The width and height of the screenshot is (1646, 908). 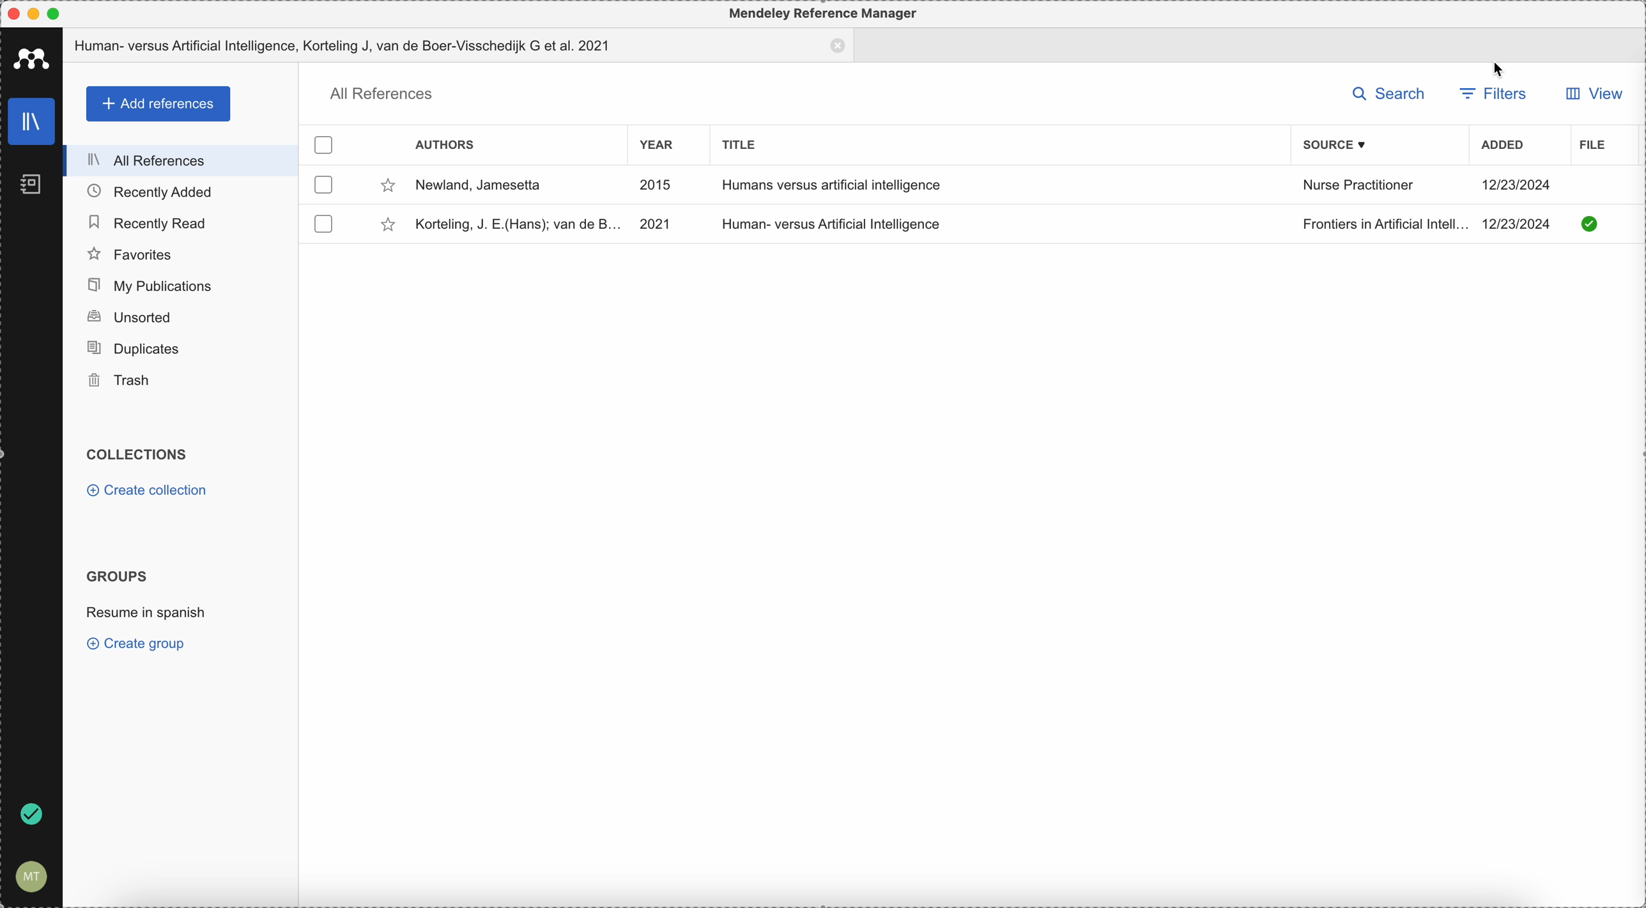 What do you see at coordinates (36, 12) in the screenshot?
I see `minimize Mendeley` at bounding box center [36, 12].